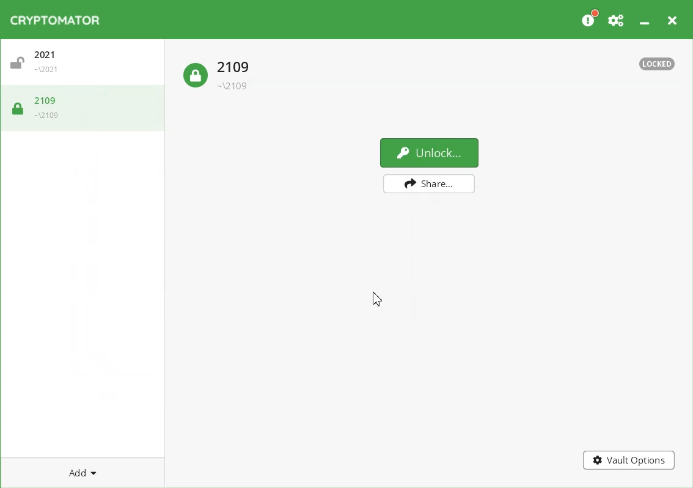 The height and width of the screenshot is (488, 693). I want to click on Vault Options, so click(630, 461).